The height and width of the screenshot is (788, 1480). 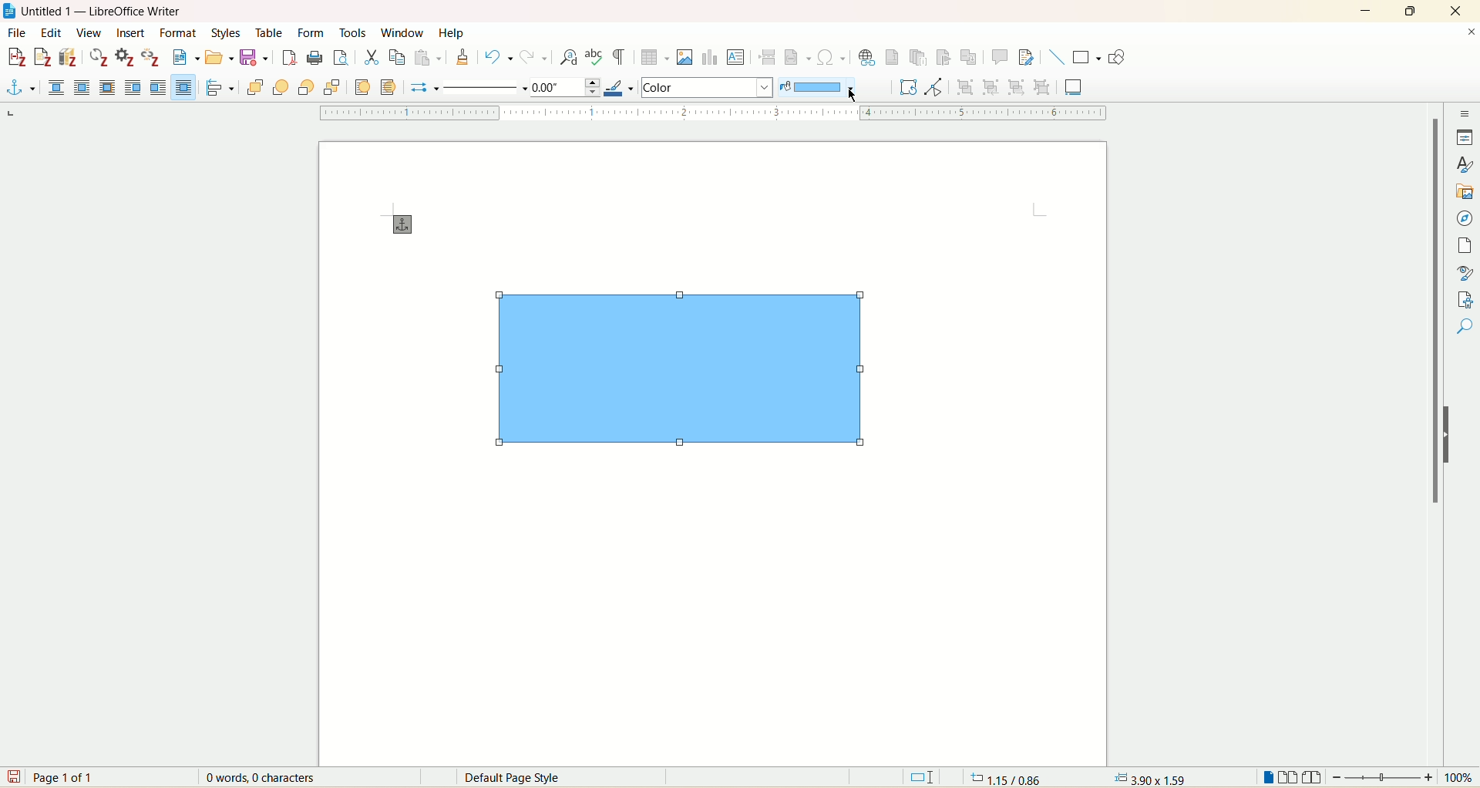 What do you see at coordinates (1024, 57) in the screenshot?
I see `track changes` at bounding box center [1024, 57].